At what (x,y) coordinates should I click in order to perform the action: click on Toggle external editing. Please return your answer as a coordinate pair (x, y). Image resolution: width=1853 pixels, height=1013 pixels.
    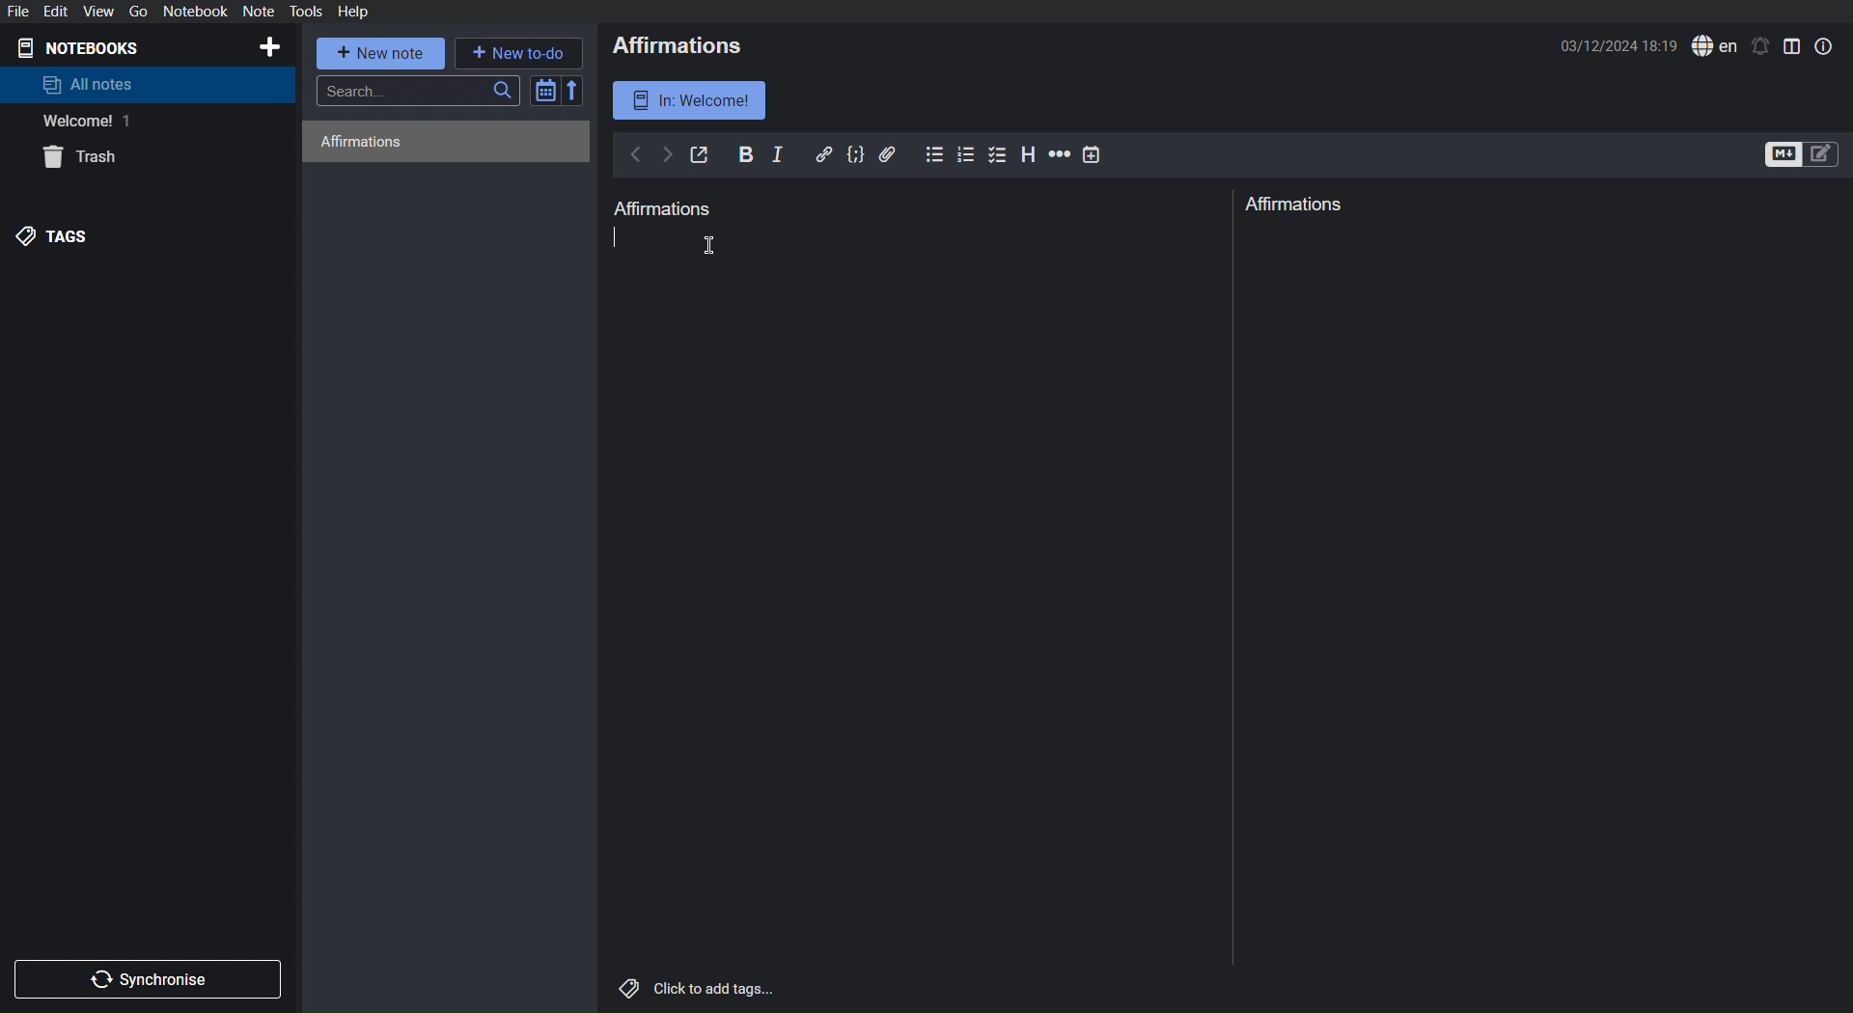
    Looking at the image, I should click on (701, 155).